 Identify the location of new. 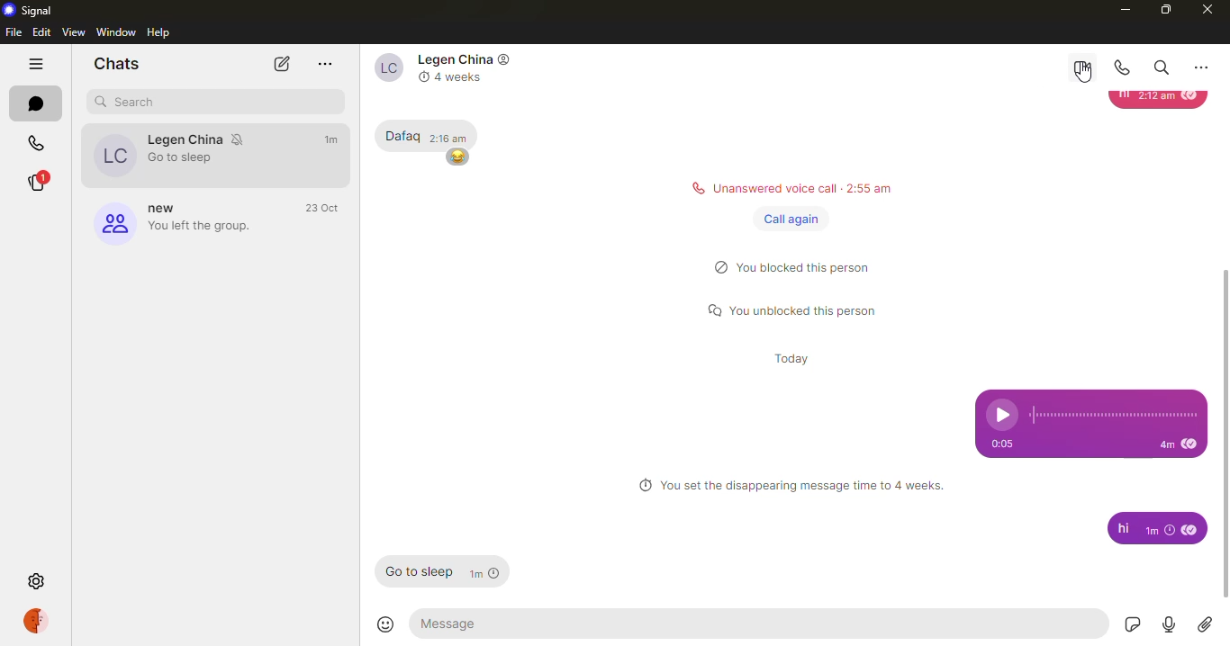
(161, 203).